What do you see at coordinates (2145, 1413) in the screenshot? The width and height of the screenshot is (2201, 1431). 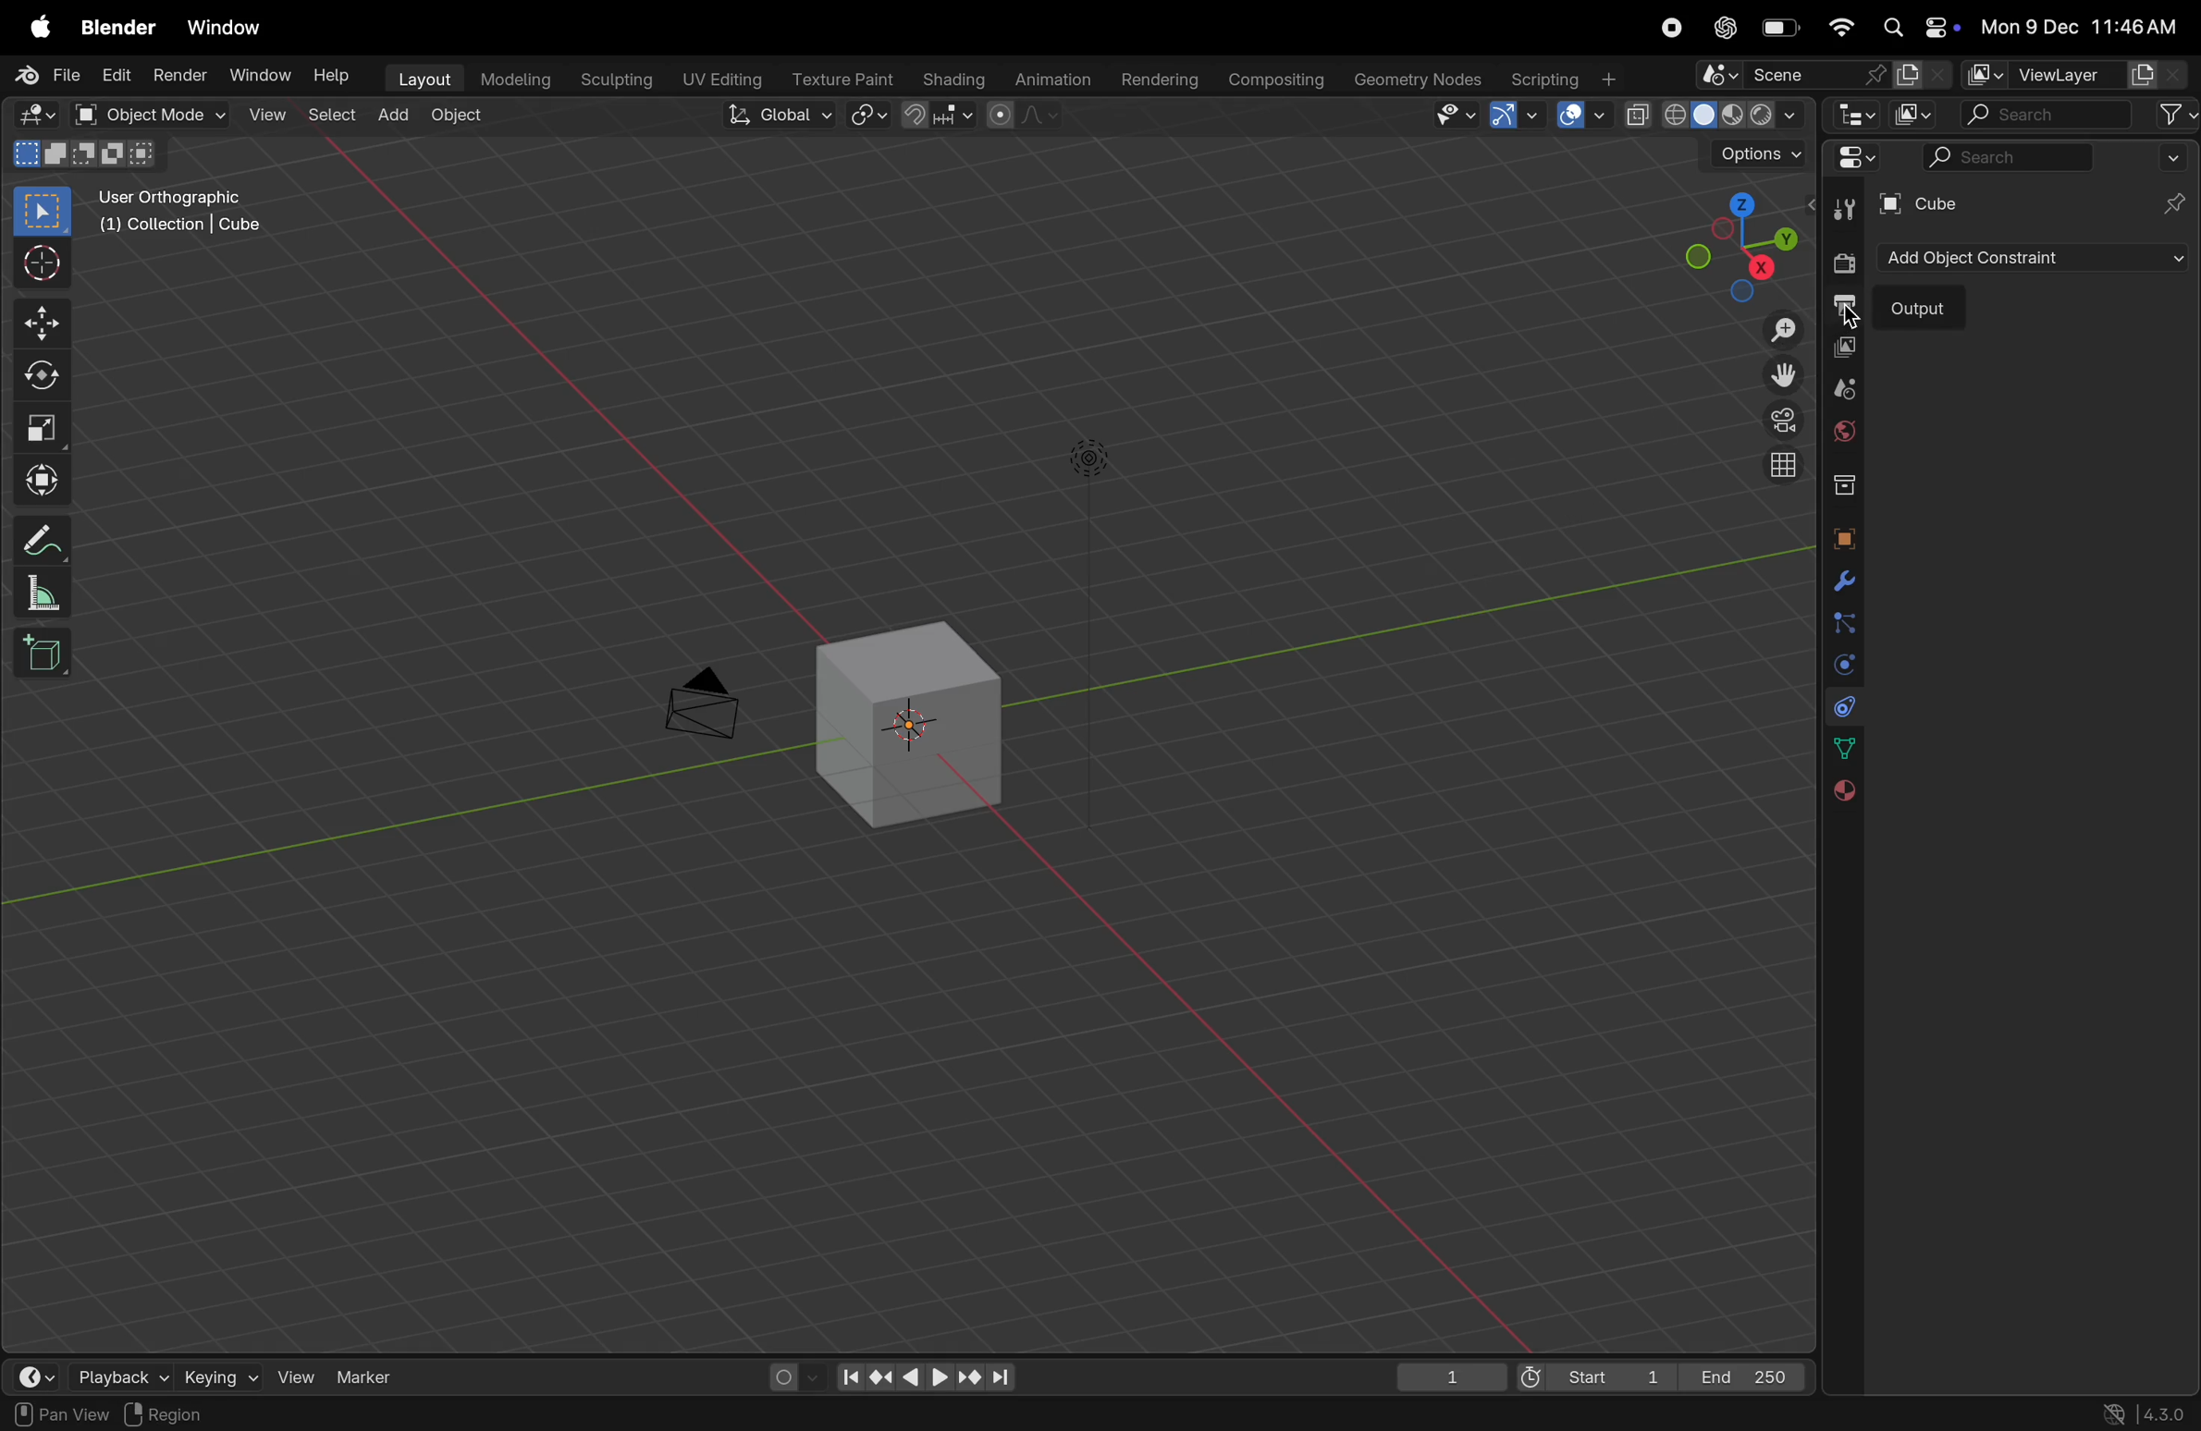 I see `versions` at bounding box center [2145, 1413].